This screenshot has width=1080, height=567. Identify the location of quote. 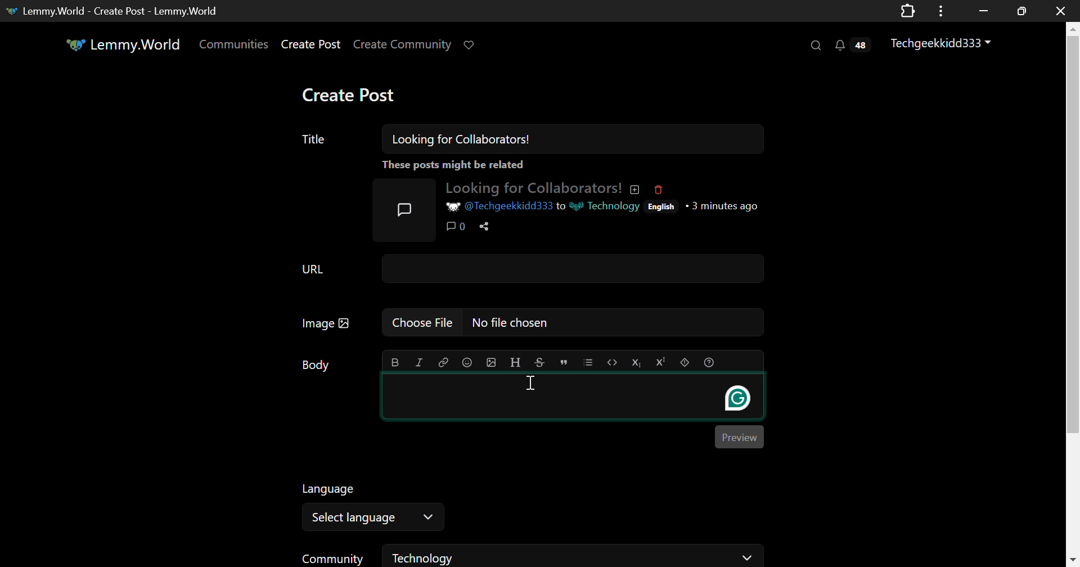
(563, 363).